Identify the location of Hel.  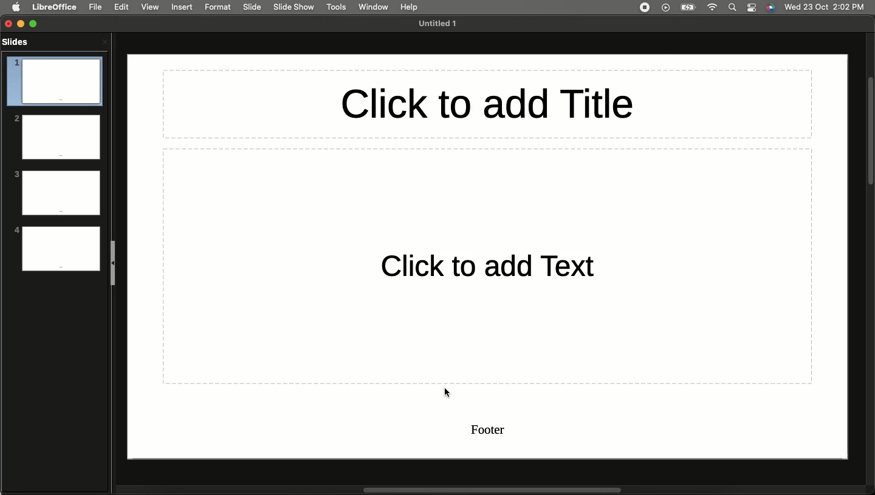
(410, 7).